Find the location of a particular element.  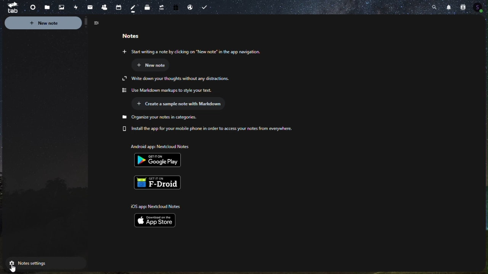

pictures  is located at coordinates (60, 6).